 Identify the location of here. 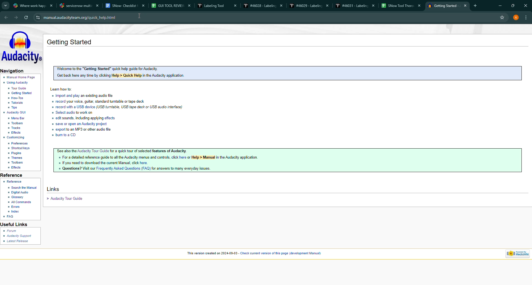
(144, 163).